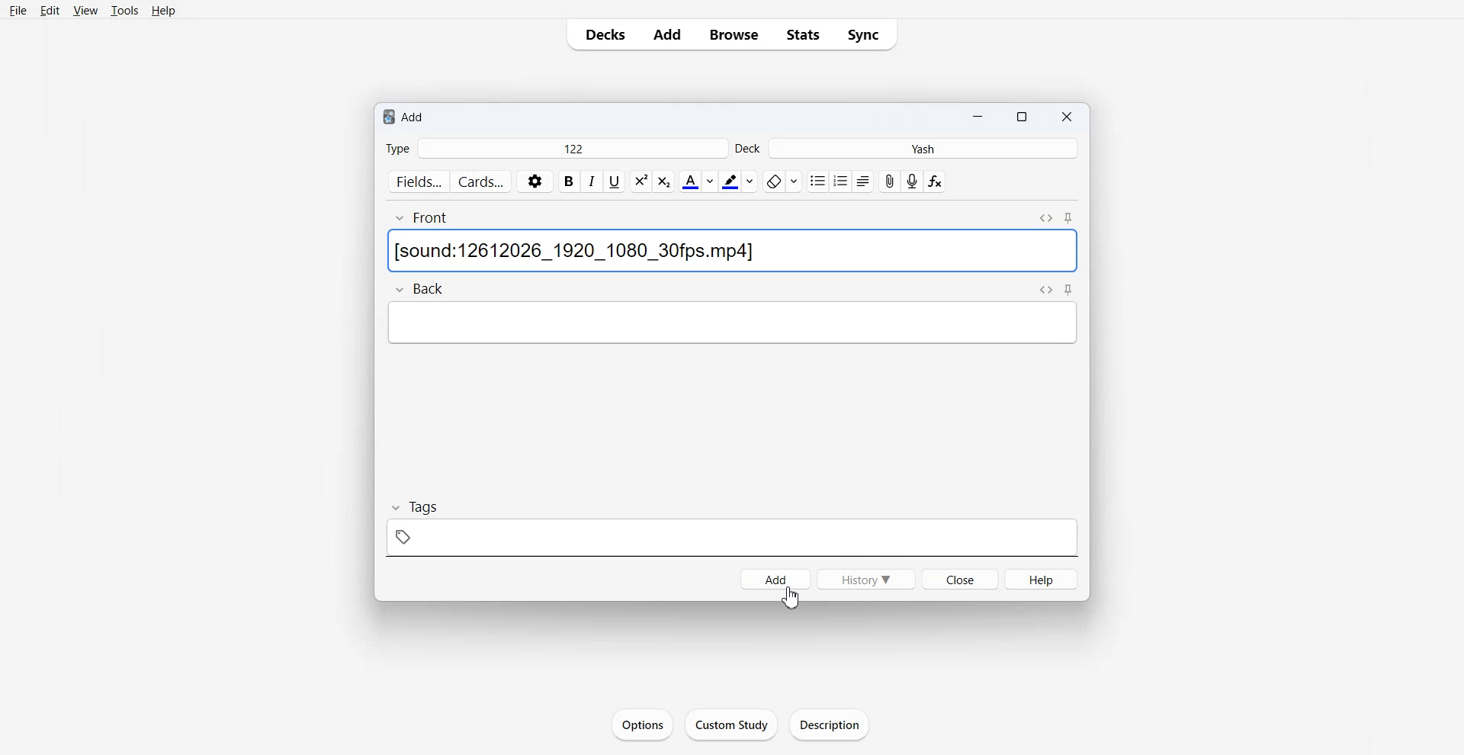 The height and width of the screenshot is (755, 1464). I want to click on typing space, so click(731, 323).